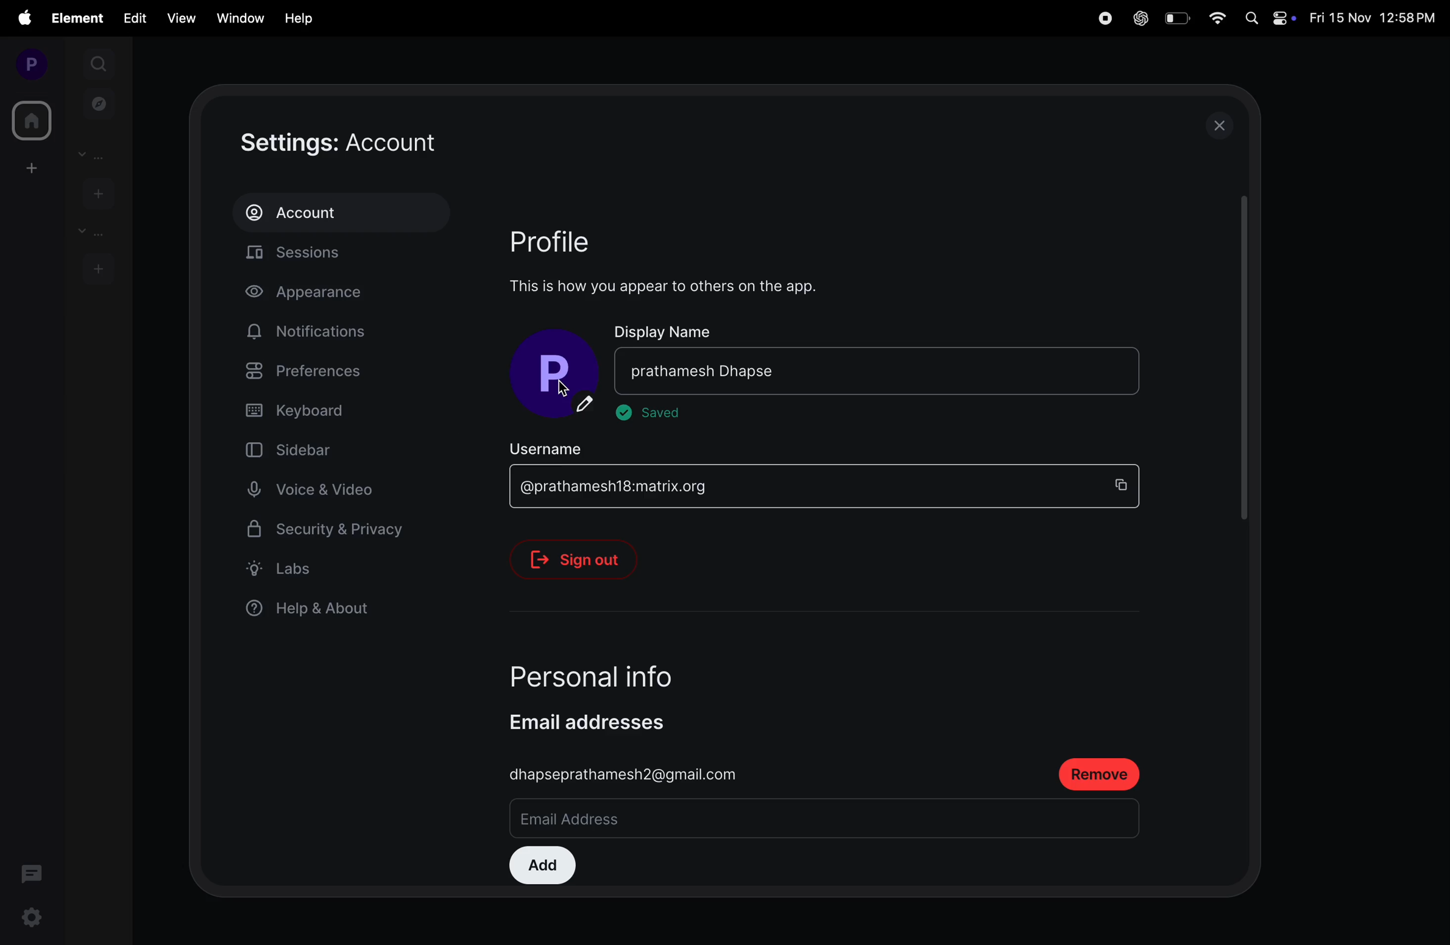 This screenshot has width=1450, height=945. Describe the element at coordinates (380, 143) in the screenshot. I see `settings account` at that location.